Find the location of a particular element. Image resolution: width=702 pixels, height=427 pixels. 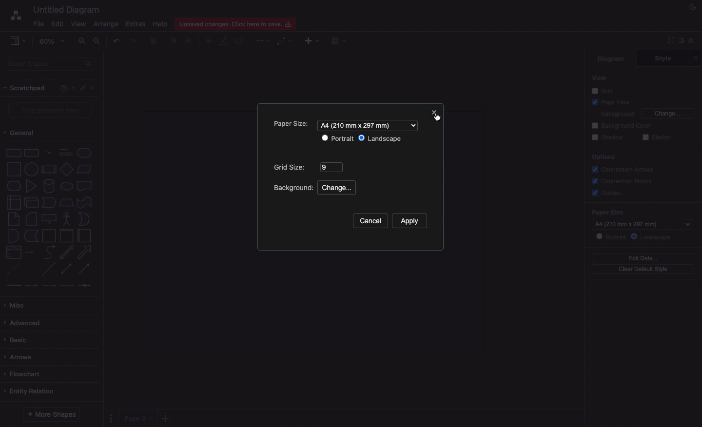

View  is located at coordinates (599, 78).